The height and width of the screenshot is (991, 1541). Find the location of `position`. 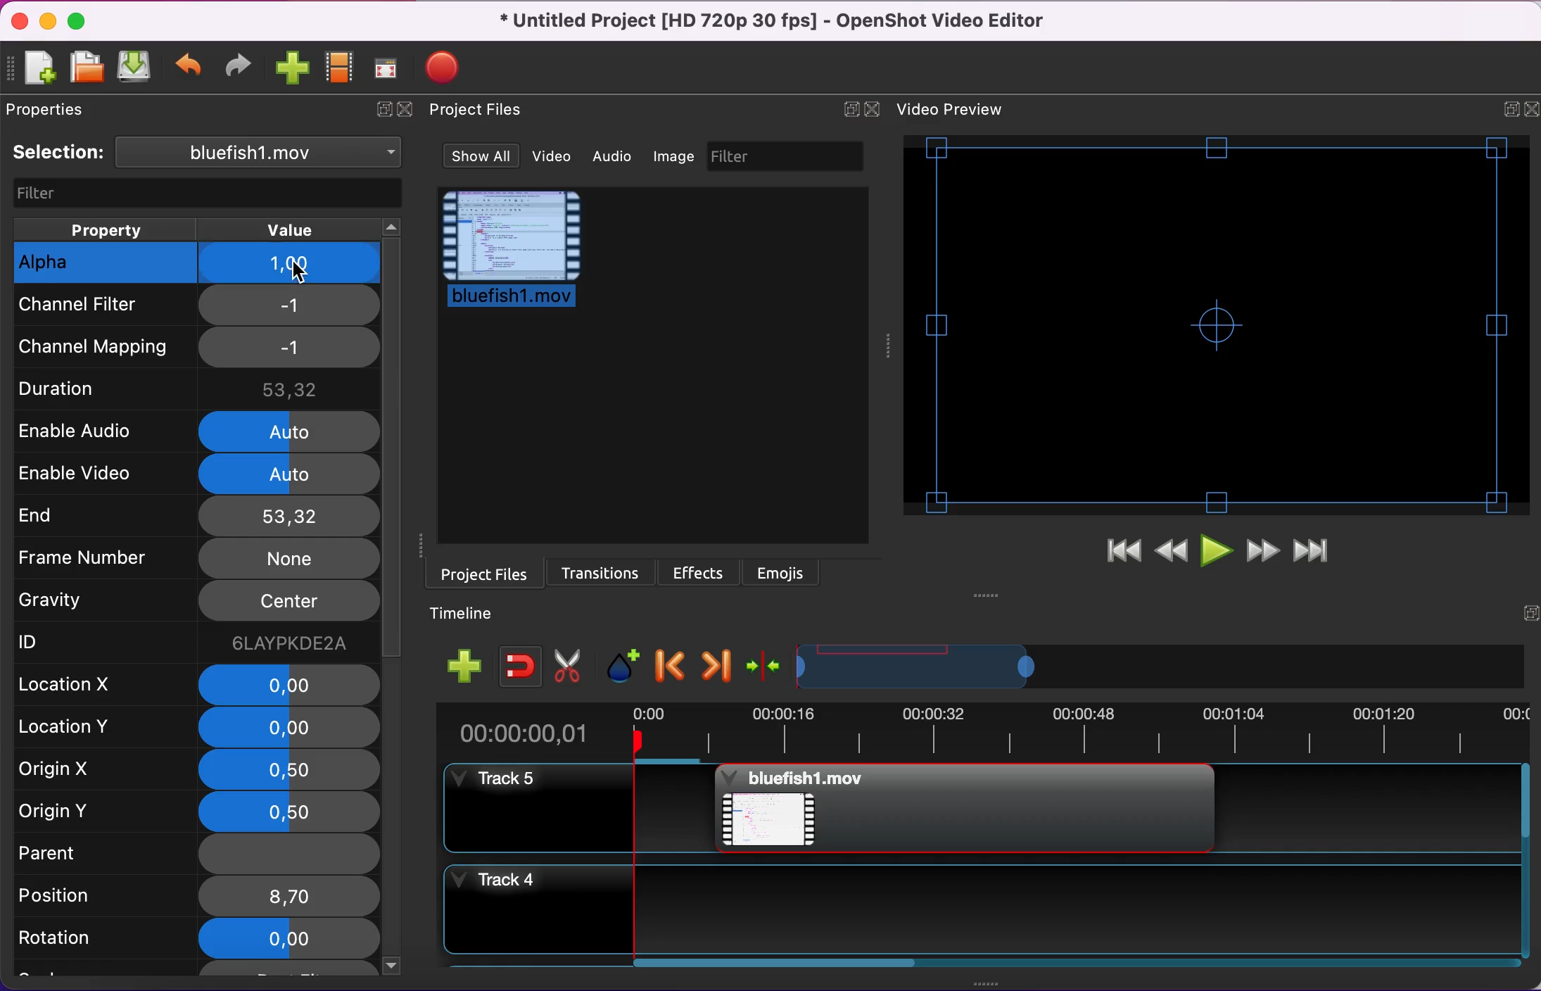

position is located at coordinates (74, 898).